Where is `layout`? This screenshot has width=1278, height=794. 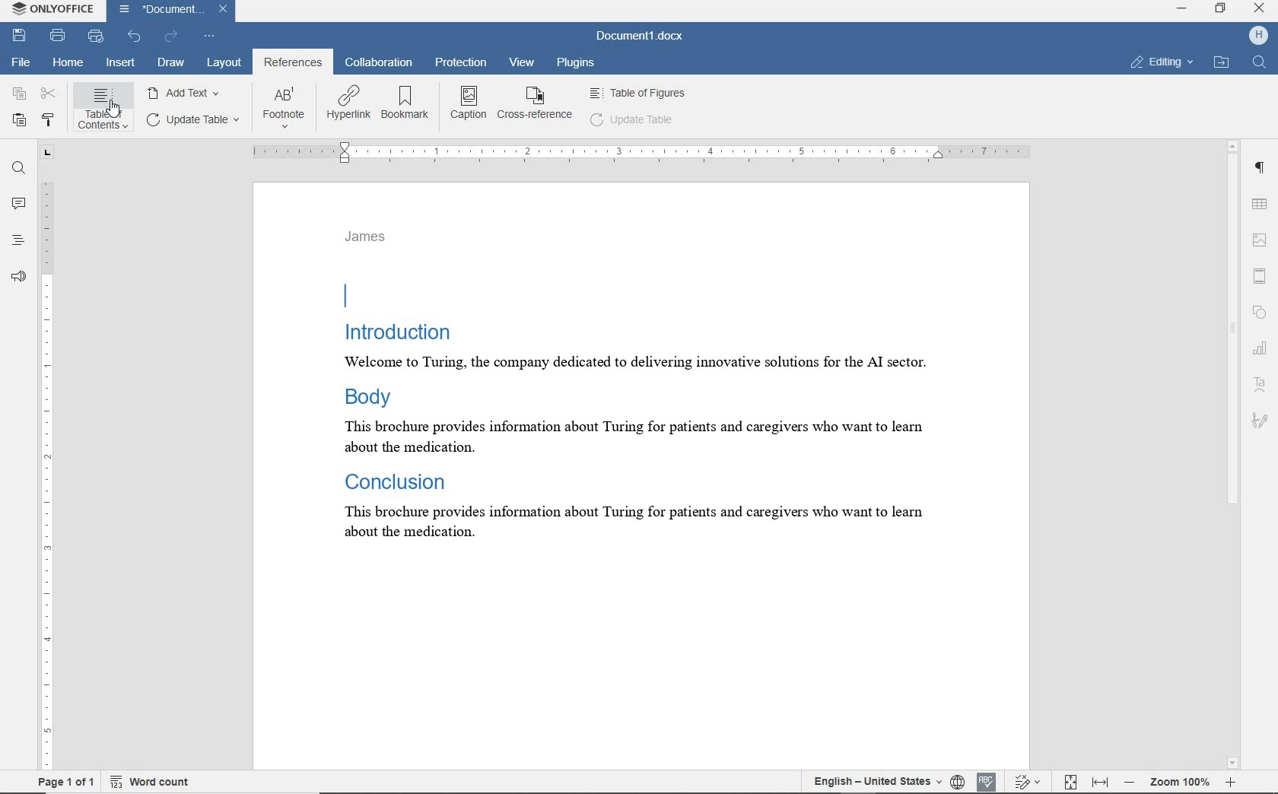
layout is located at coordinates (223, 62).